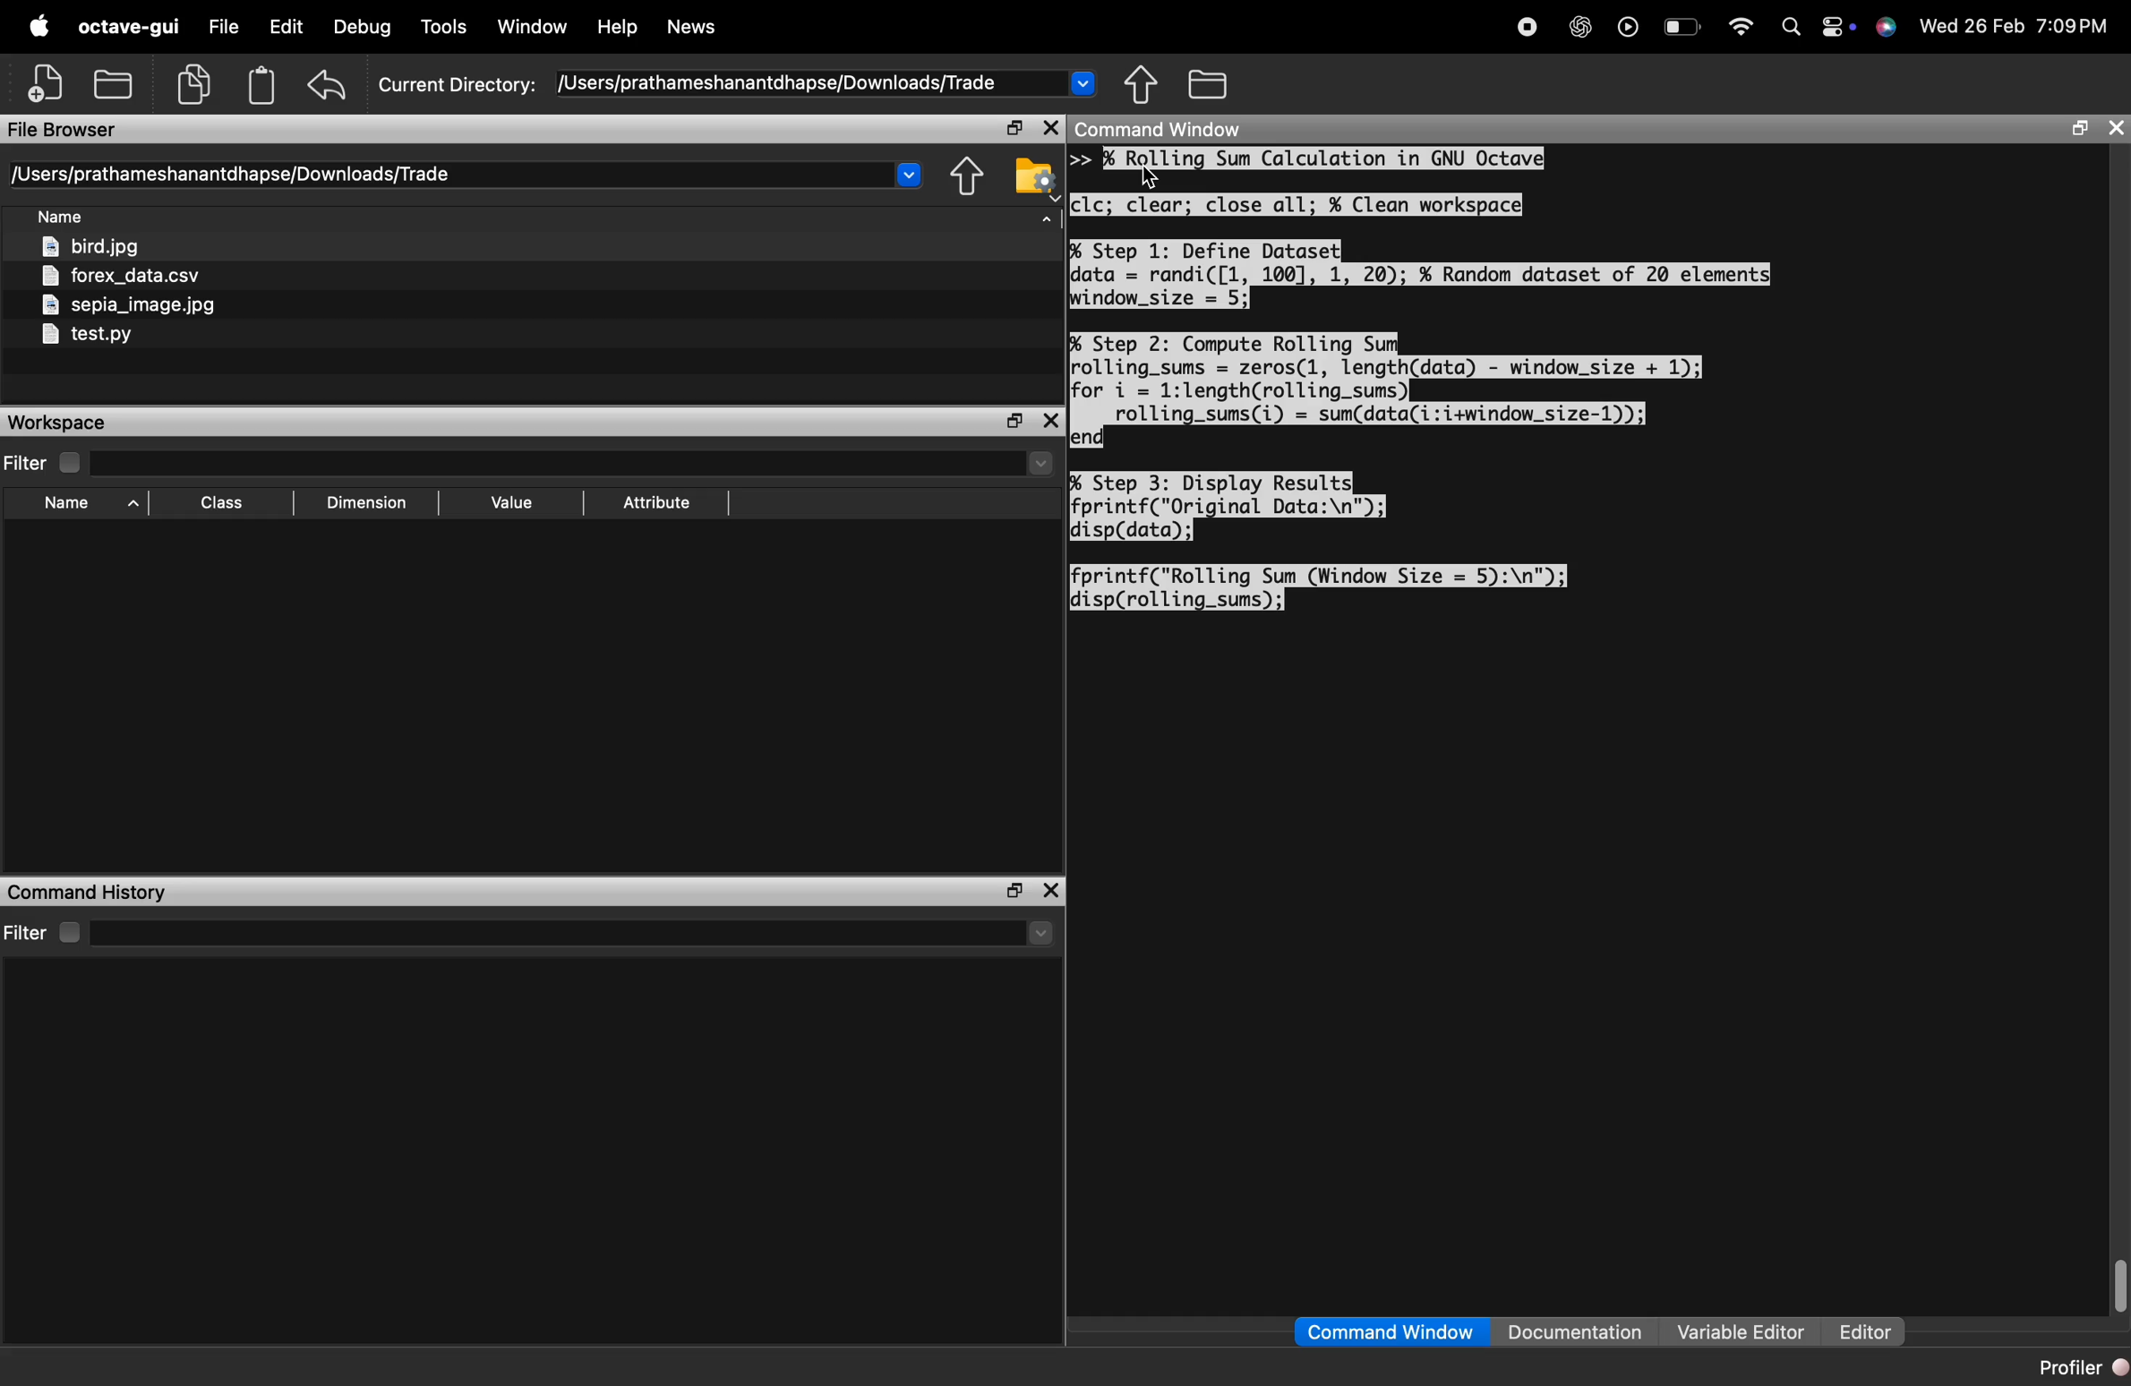 The width and height of the screenshot is (2131, 1386). Describe the element at coordinates (89, 423) in the screenshot. I see `workspace` at that location.